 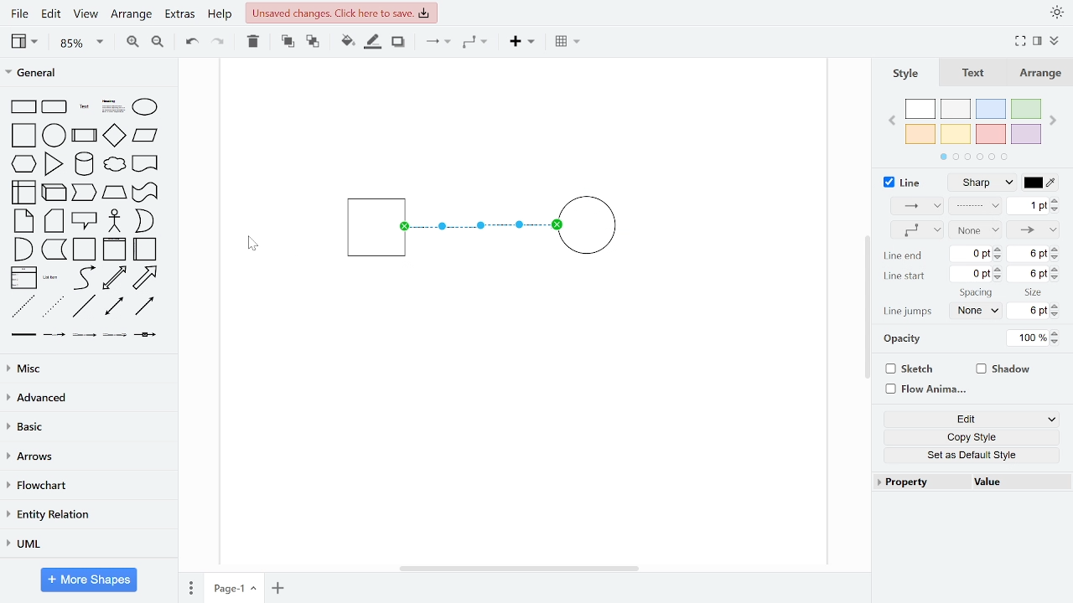 What do you see at coordinates (143, 193) in the screenshot?
I see `tape` at bounding box center [143, 193].